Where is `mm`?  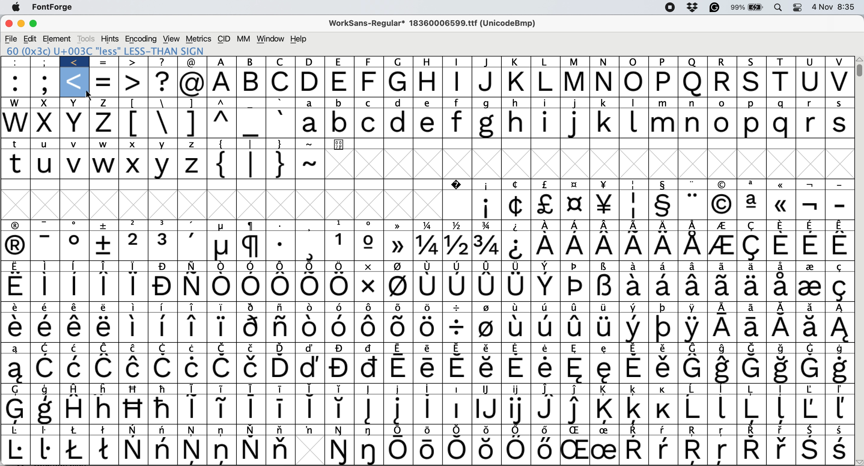
mm is located at coordinates (245, 39).